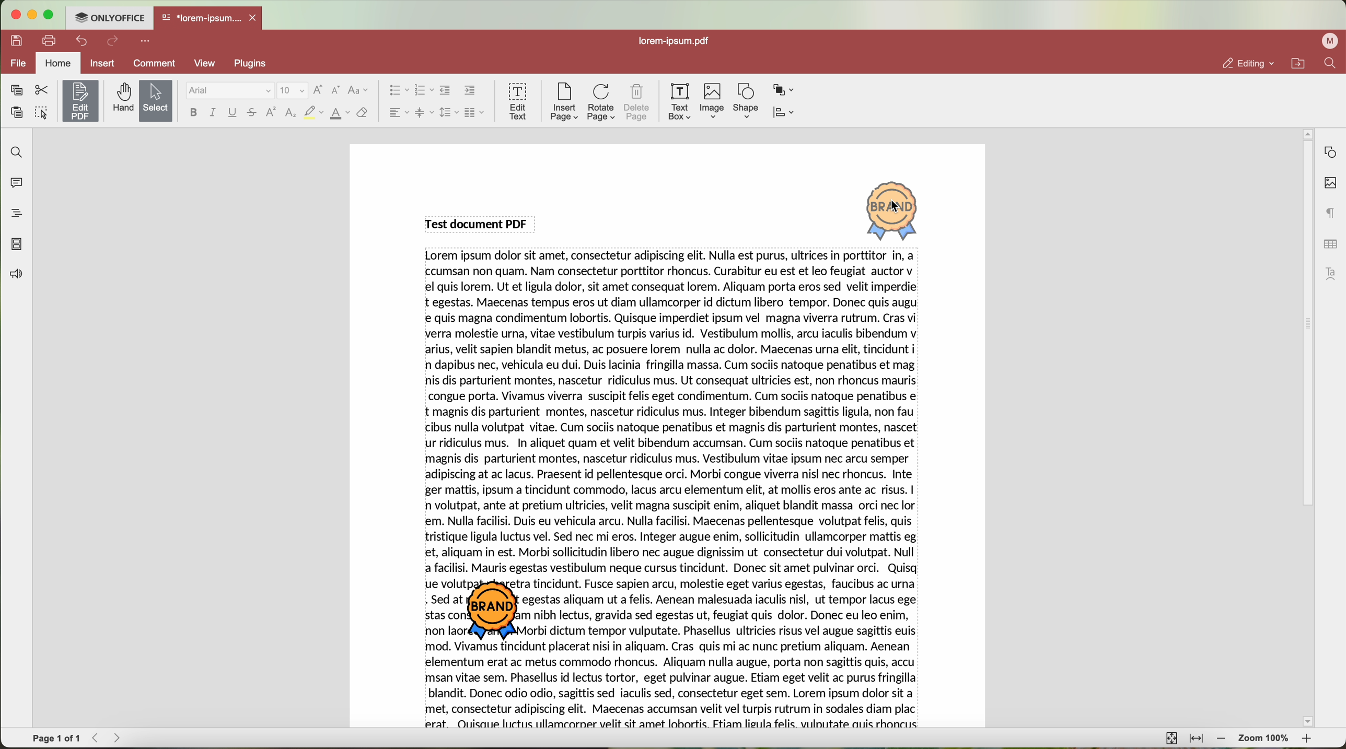 This screenshot has height=749, width=1346. I want to click on text box, so click(680, 102).